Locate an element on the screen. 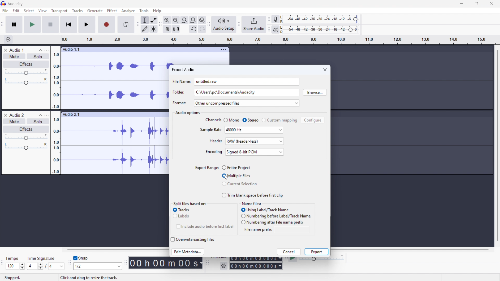 Image resolution: width=500 pixels, height=281 pixels. Export range entire project is located at coordinates (236, 168).